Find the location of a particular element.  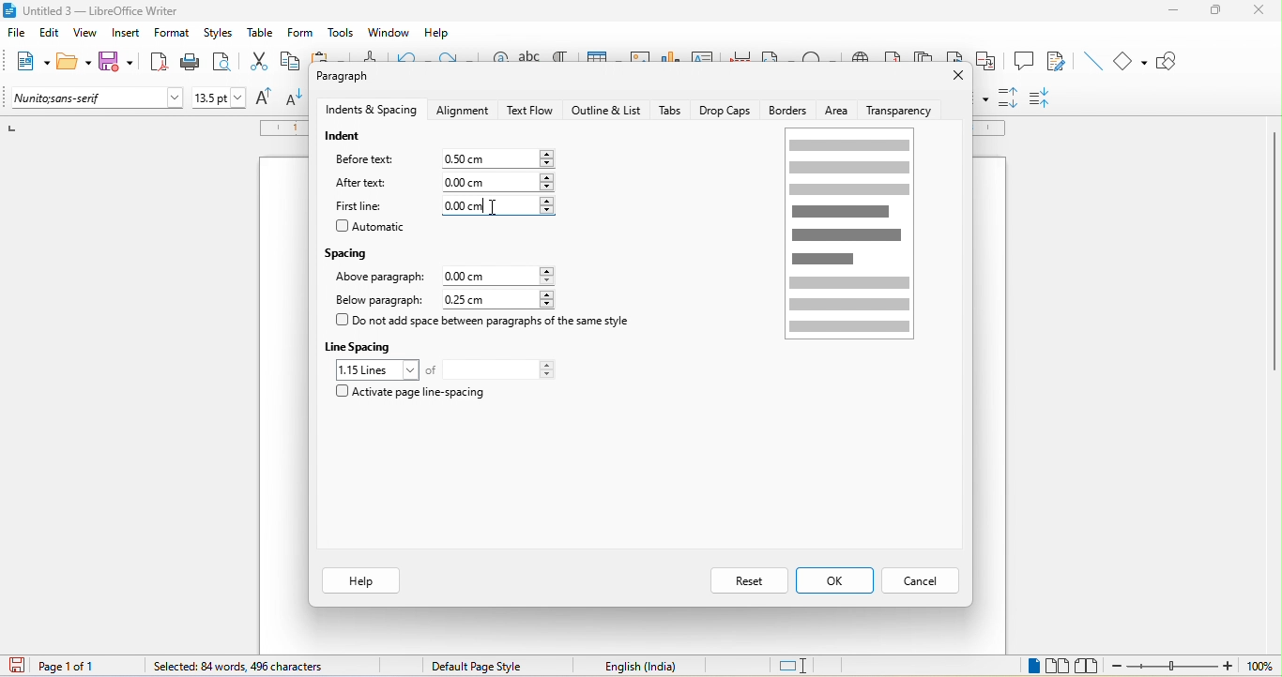

edit is located at coordinates (51, 36).